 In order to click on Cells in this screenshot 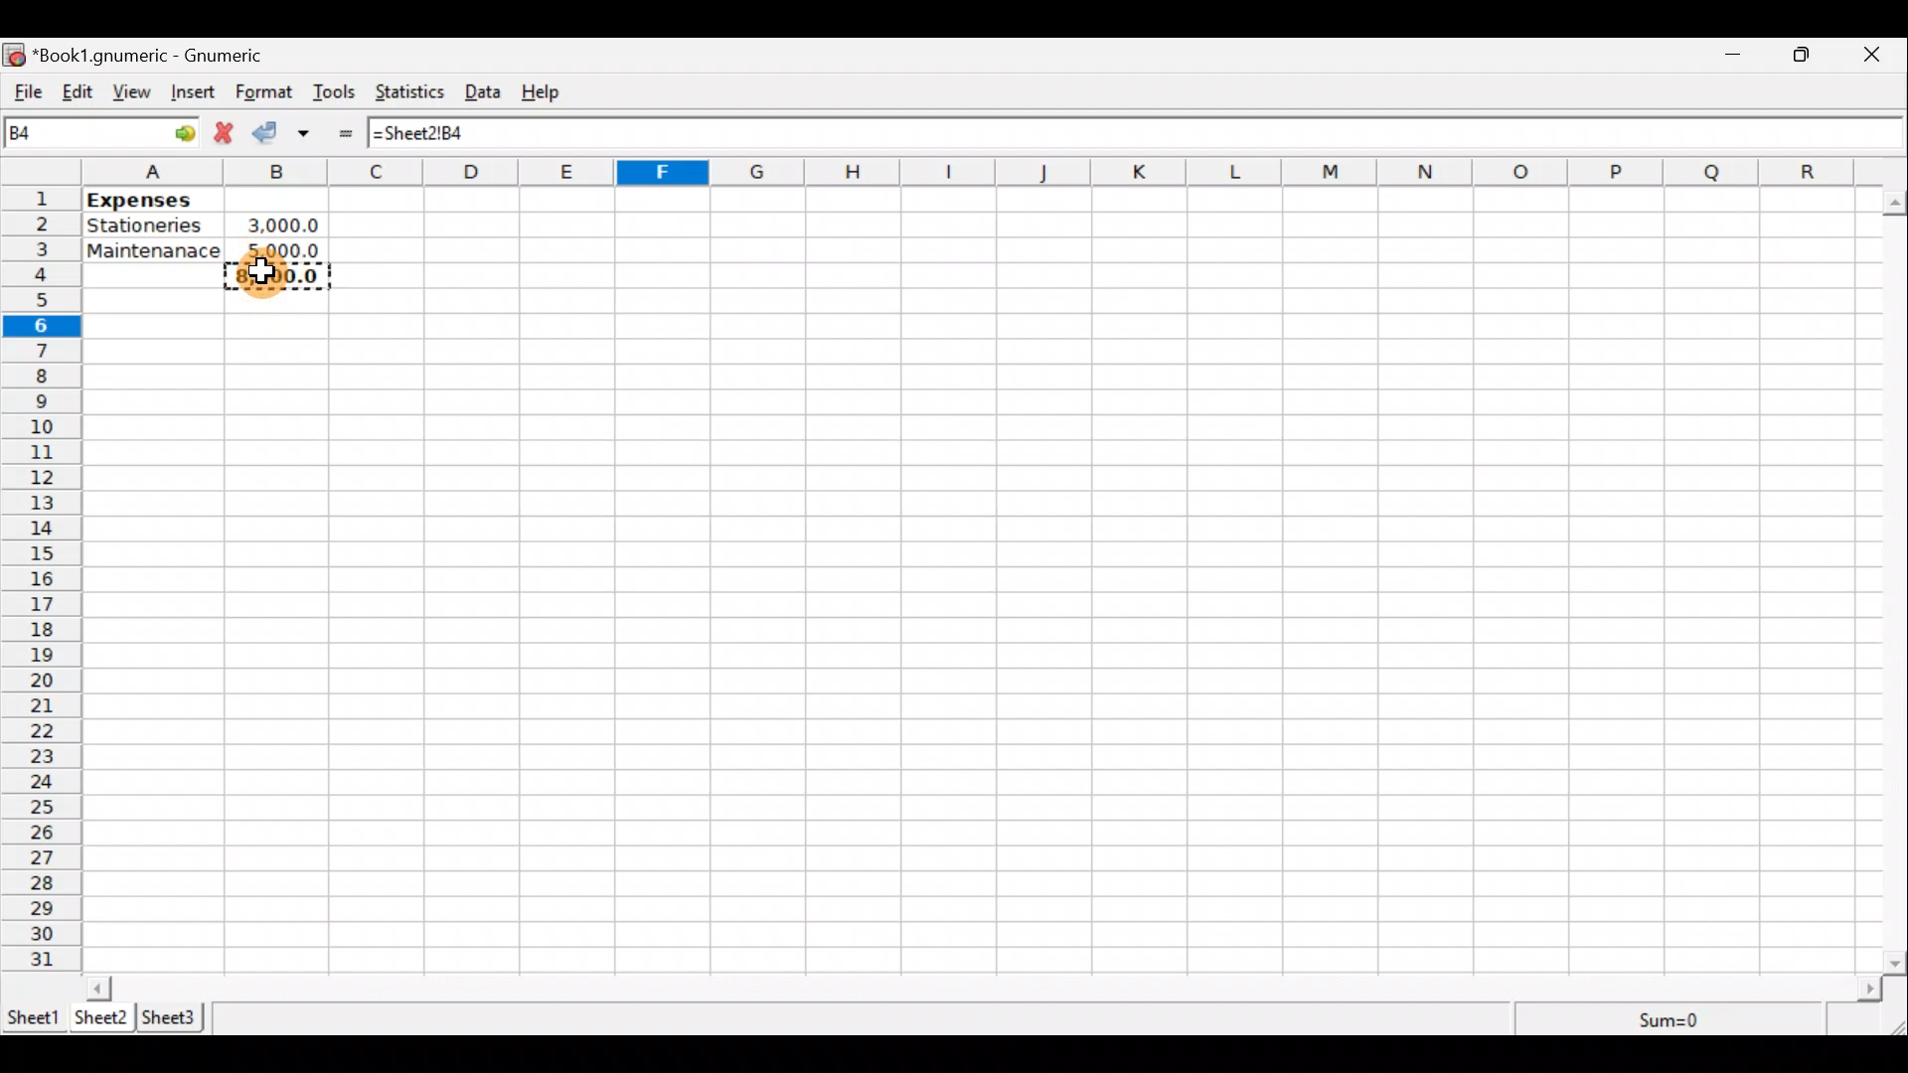, I will do `click(1110, 578)`.